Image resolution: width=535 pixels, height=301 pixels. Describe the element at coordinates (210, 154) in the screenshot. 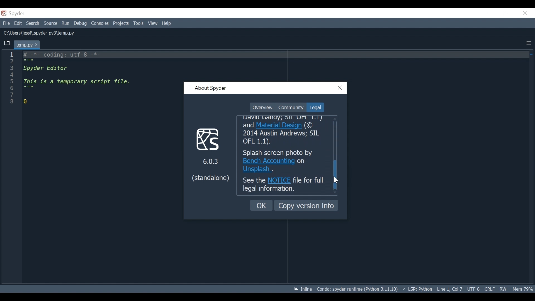

I see `6.0.3 (standalone)` at that location.